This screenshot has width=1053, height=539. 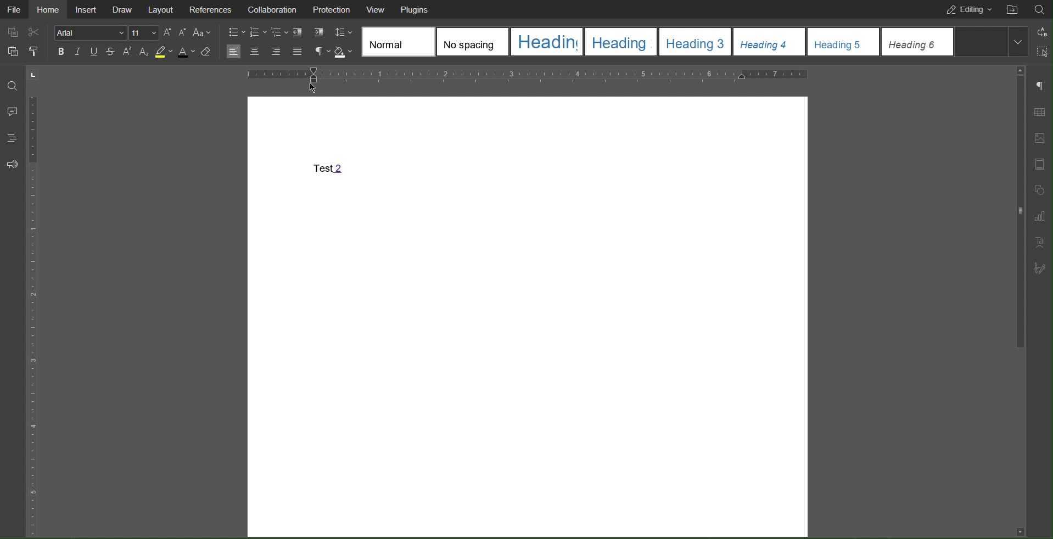 What do you see at coordinates (169, 32) in the screenshot?
I see `Increase Text Size` at bounding box center [169, 32].